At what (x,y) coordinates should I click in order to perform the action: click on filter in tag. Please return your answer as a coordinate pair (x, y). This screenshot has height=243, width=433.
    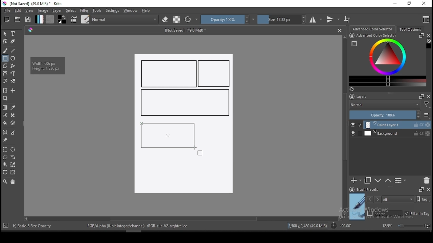
    Looking at the image, I should click on (417, 214).